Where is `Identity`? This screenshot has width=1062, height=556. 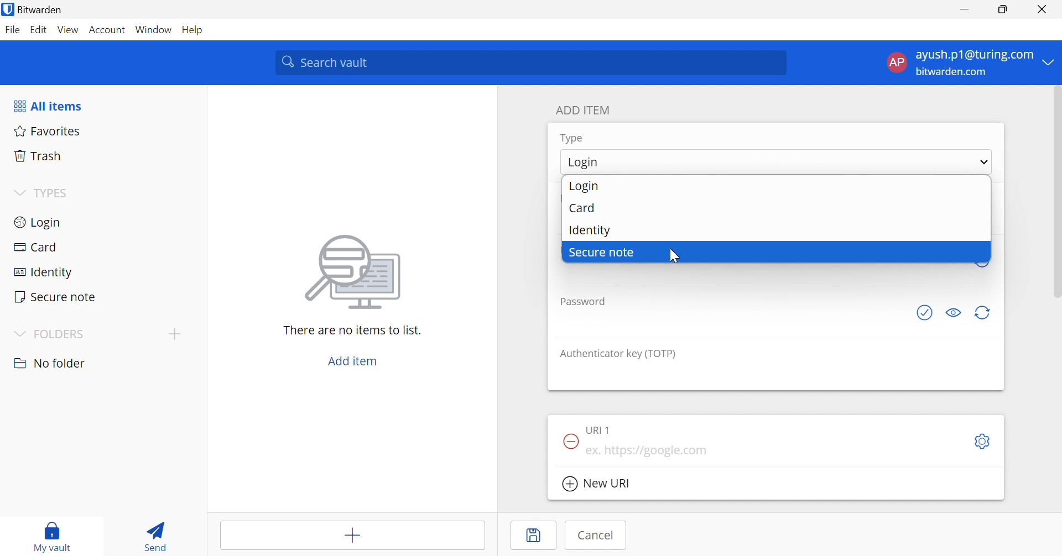 Identity is located at coordinates (98, 269).